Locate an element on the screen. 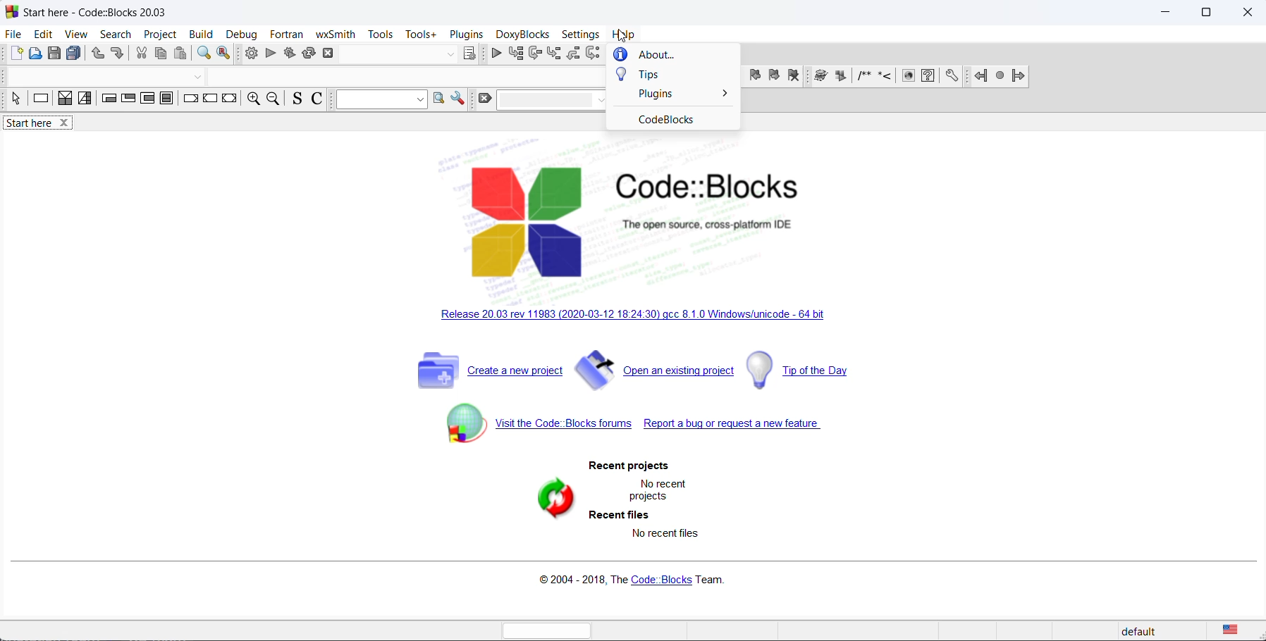 Image resolution: width=1266 pixels, height=641 pixels. cut is located at coordinates (140, 54).